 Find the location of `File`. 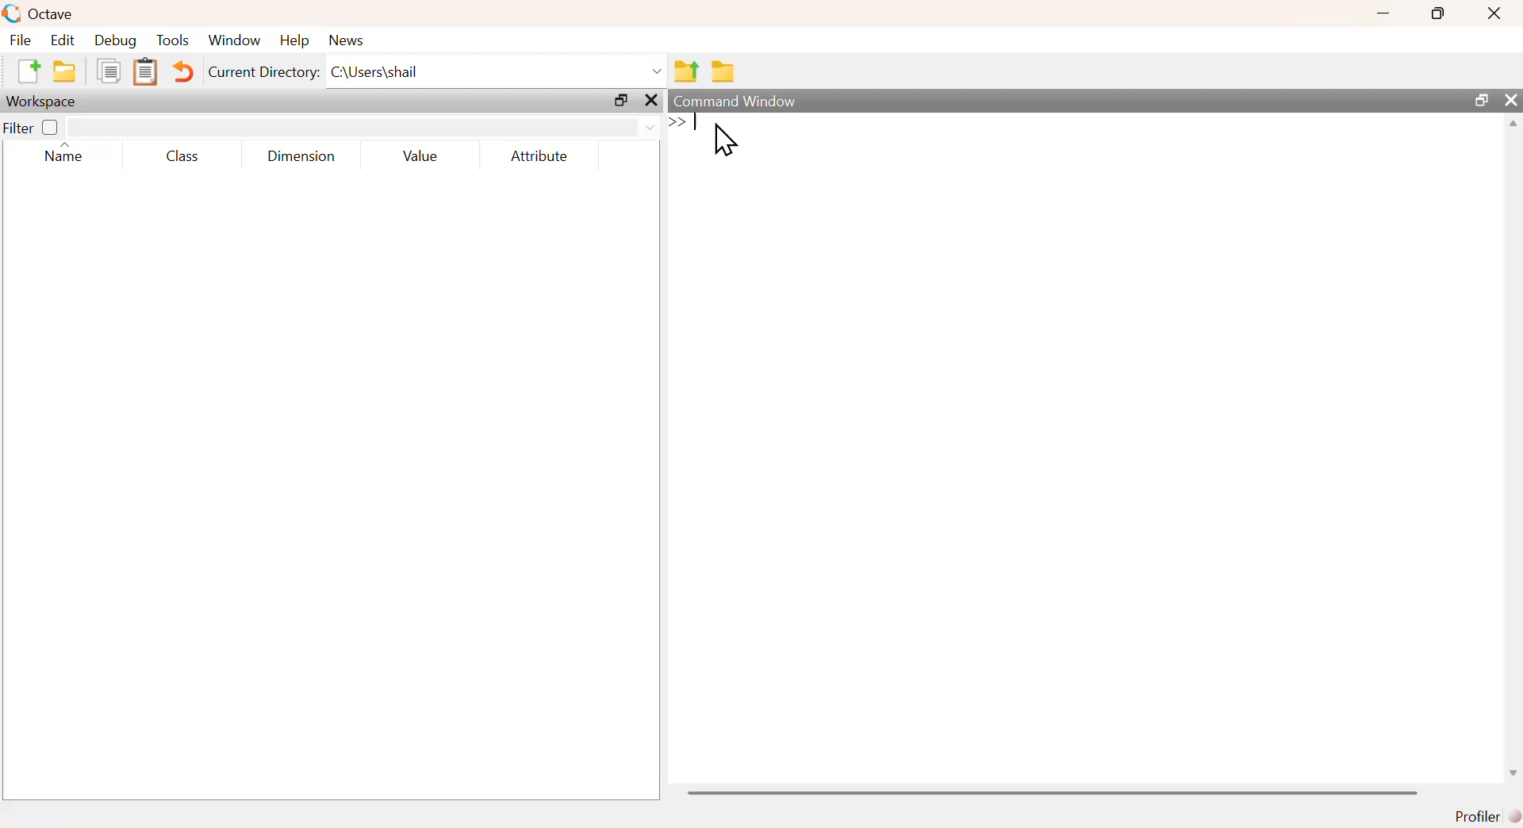

File is located at coordinates (22, 40).